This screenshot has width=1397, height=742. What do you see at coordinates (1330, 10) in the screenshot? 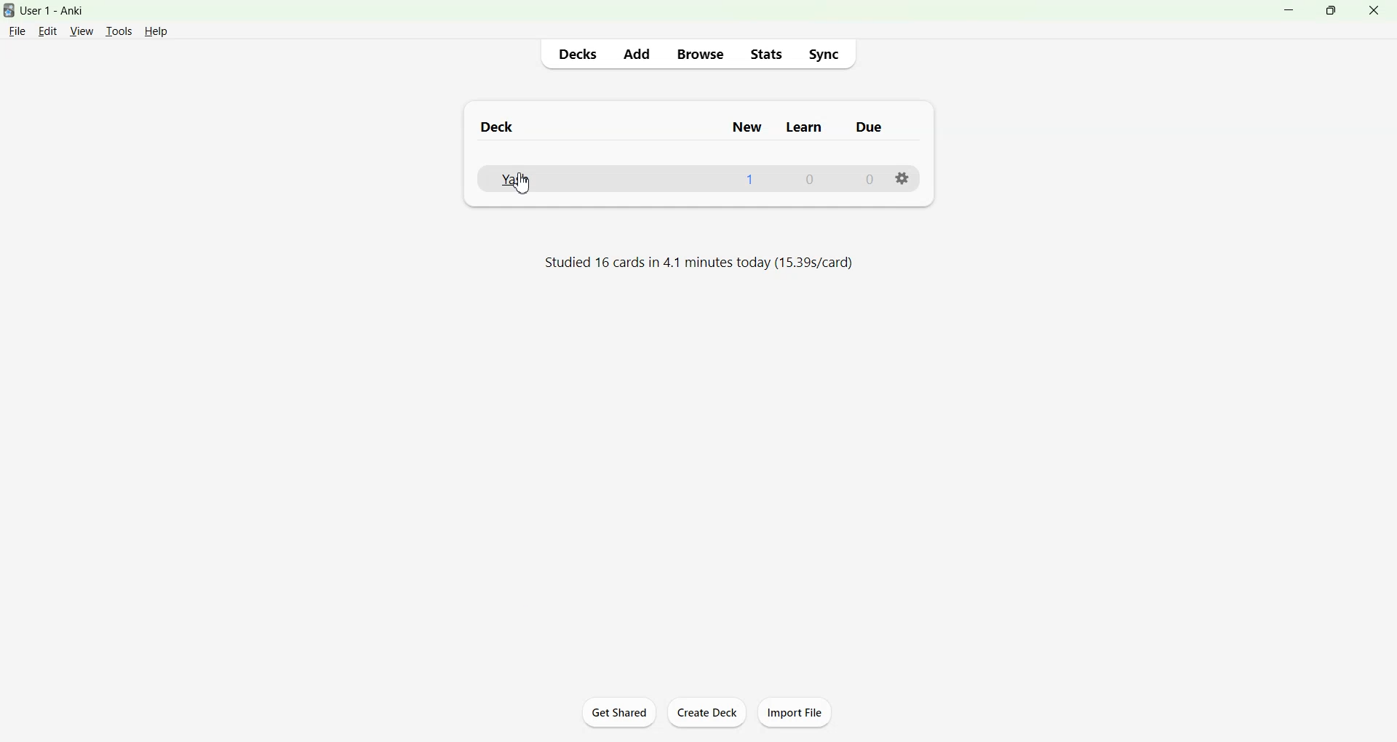
I see `Maximize` at bounding box center [1330, 10].